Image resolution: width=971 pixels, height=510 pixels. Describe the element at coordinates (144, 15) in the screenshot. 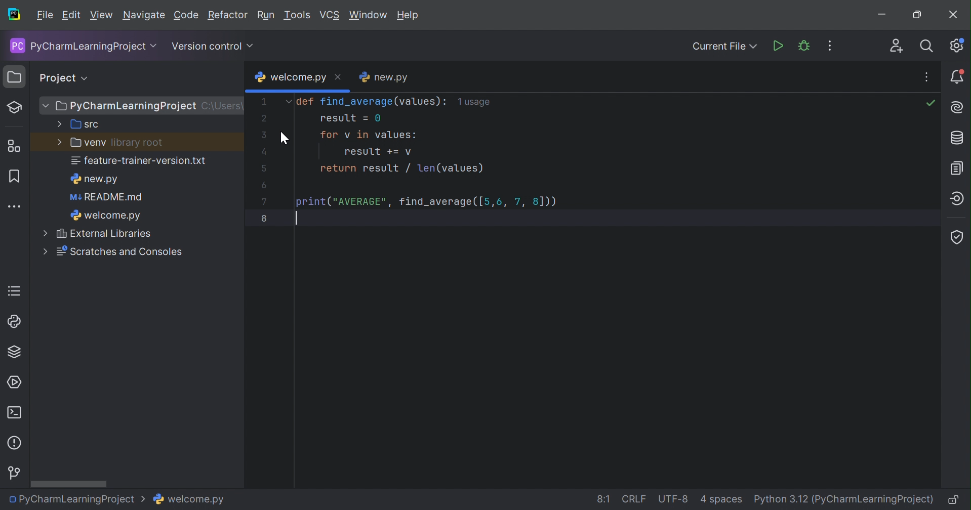

I see `Navigate` at that location.